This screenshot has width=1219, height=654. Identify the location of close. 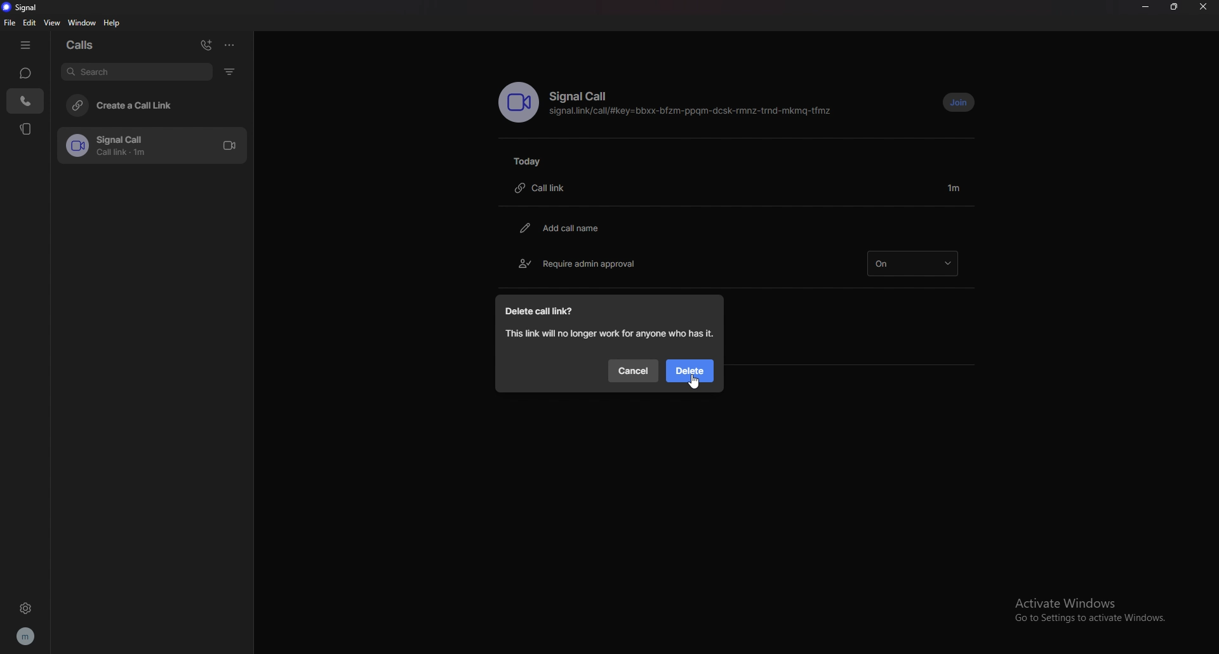
(1206, 6).